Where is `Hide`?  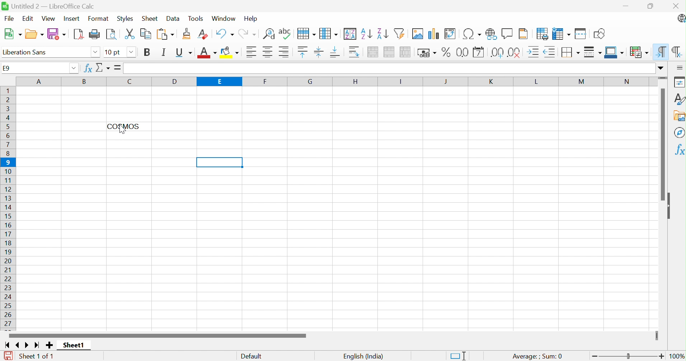
Hide is located at coordinates (670, 206).